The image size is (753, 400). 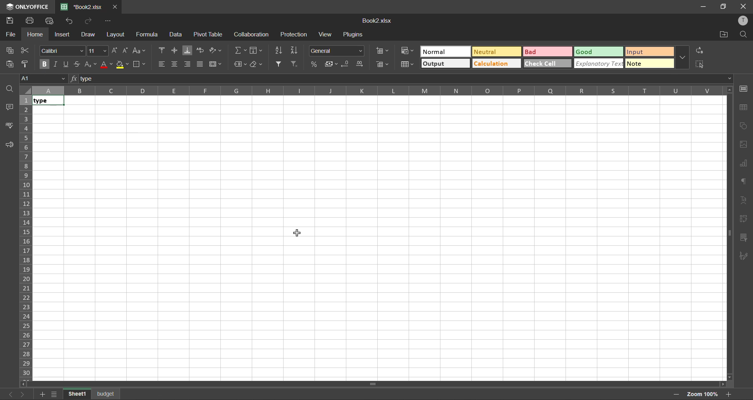 I want to click on normal, so click(x=447, y=51).